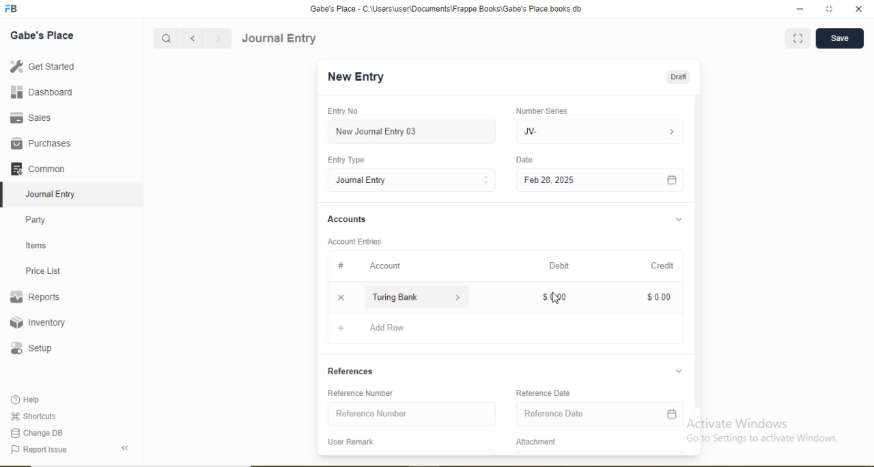  What do you see at coordinates (124, 448) in the screenshot?
I see `Back` at bounding box center [124, 448].